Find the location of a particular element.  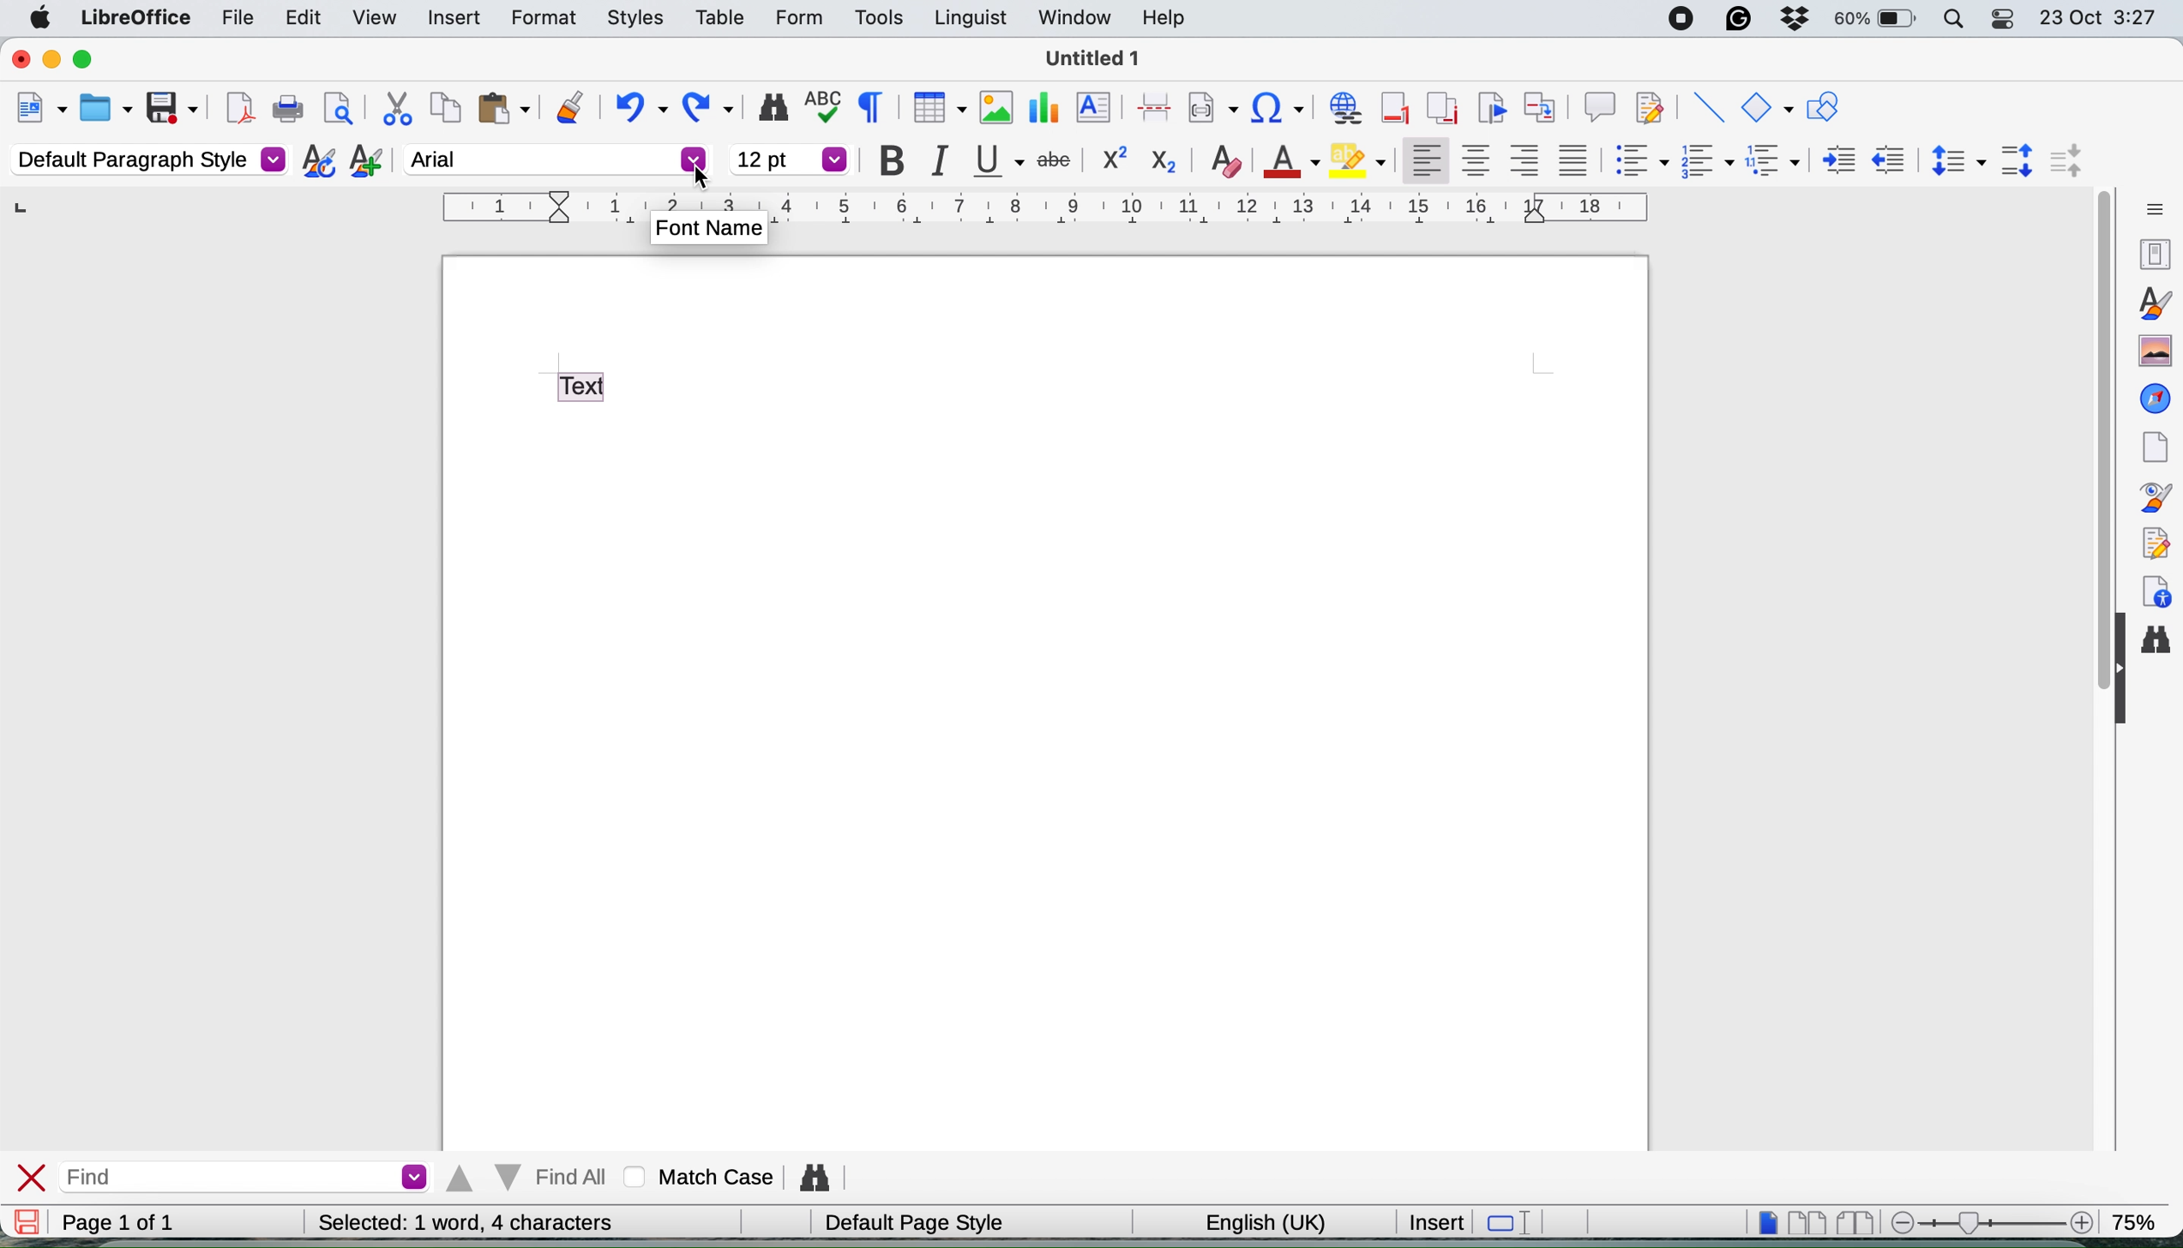

undo is located at coordinates (640, 109).